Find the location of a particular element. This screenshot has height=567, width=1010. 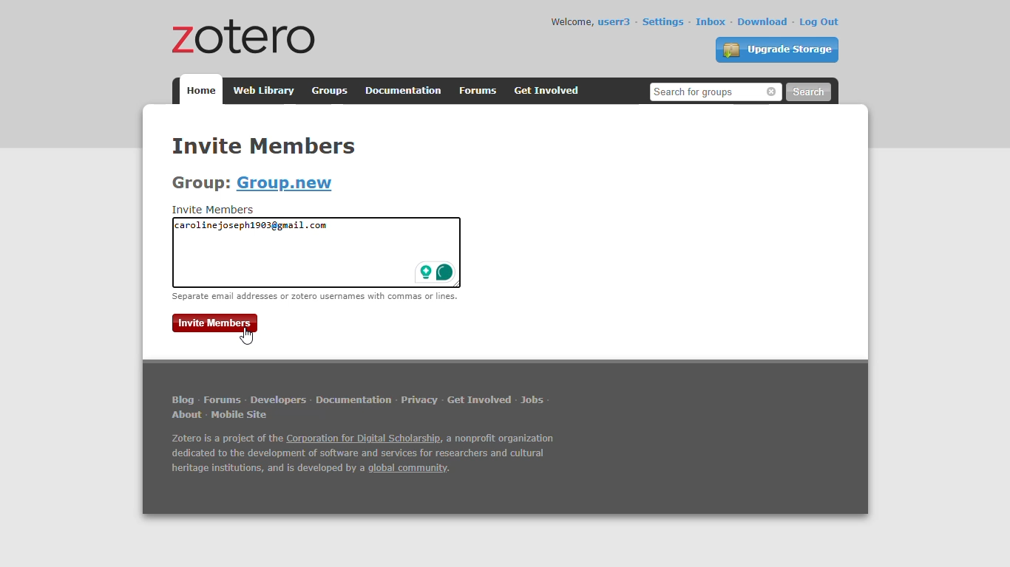

invite members is located at coordinates (264, 145).